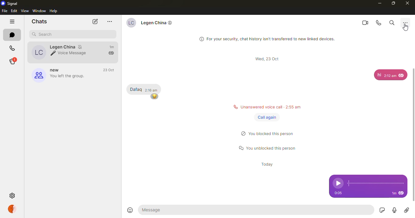 The height and width of the screenshot is (218, 415). Describe the element at coordinates (61, 52) in the screenshot. I see `contact` at that location.